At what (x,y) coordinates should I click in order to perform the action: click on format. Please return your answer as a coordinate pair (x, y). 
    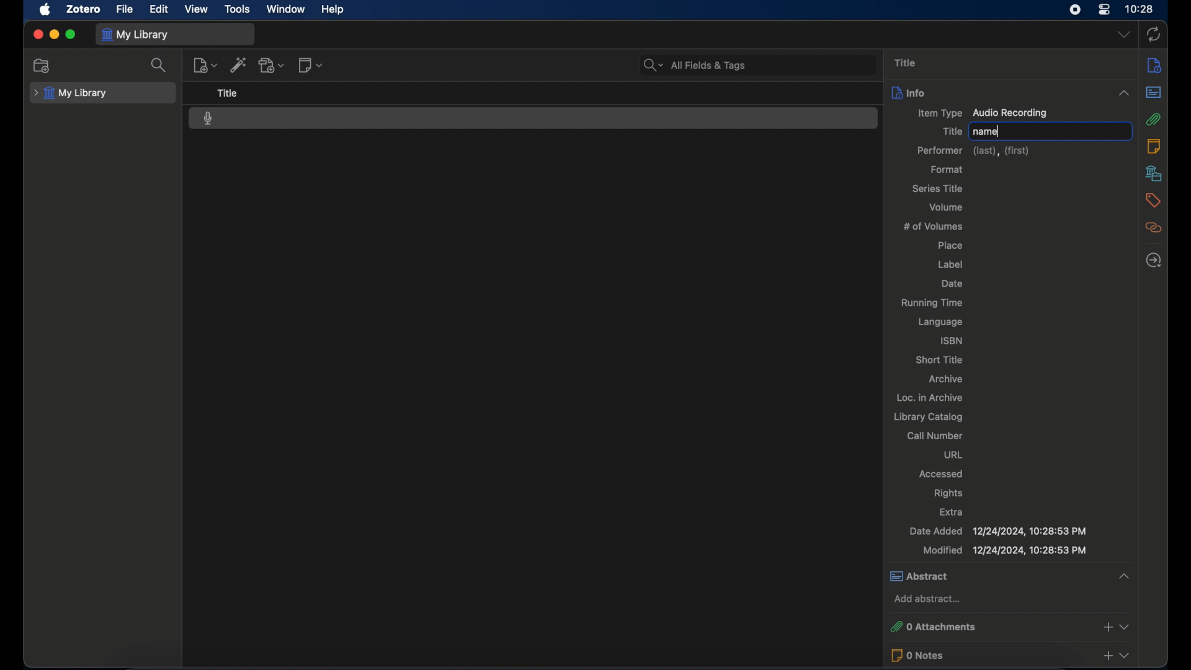
    Looking at the image, I should click on (948, 169).